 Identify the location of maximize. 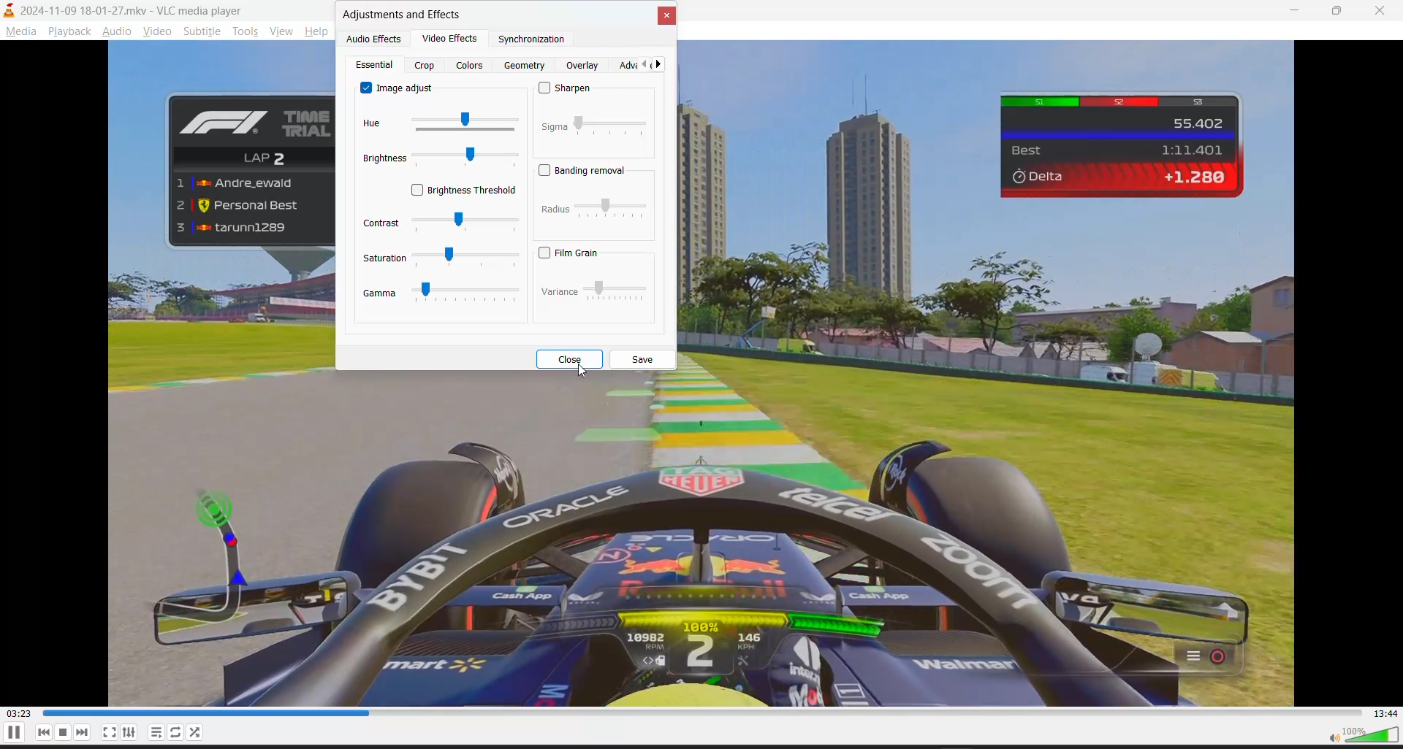
(1337, 12).